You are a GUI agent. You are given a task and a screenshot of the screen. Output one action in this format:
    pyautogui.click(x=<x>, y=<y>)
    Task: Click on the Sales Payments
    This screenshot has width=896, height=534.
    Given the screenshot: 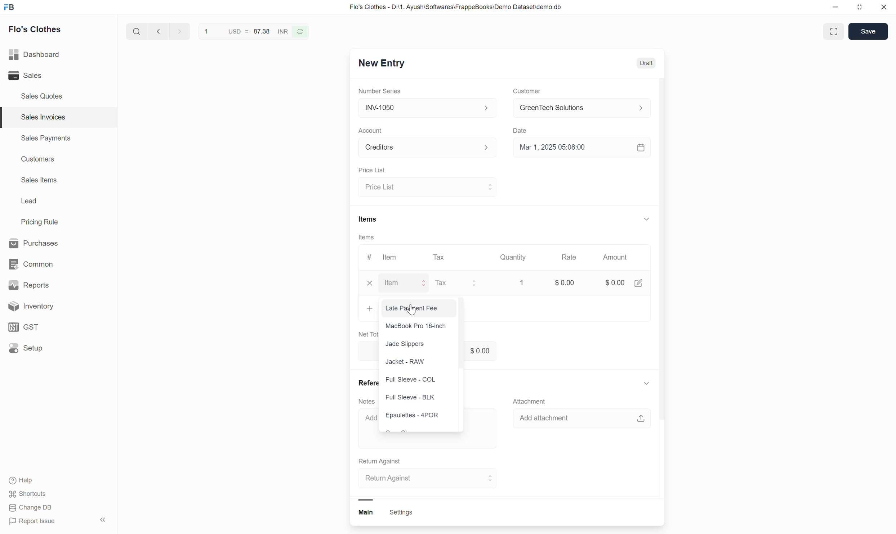 What is the action you would take?
    pyautogui.click(x=45, y=139)
    